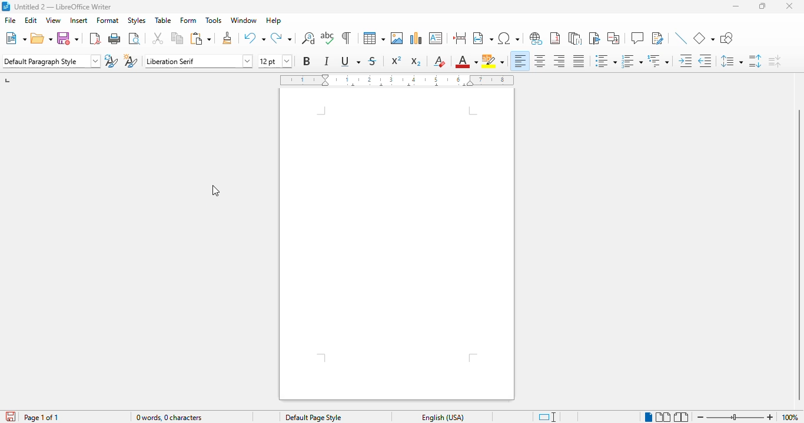 The image size is (804, 423). Describe the element at coordinates (135, 39) in the screenshot. I see `toggle print preview` at that location.